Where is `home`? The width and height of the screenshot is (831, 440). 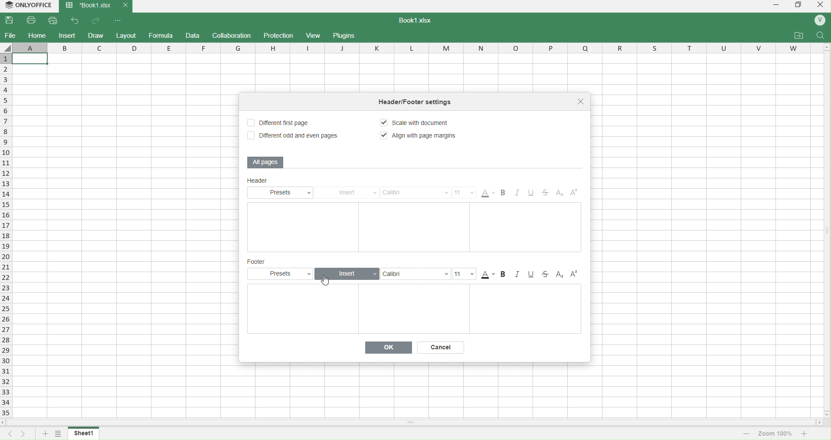
home is located at coordinates (37, 35).